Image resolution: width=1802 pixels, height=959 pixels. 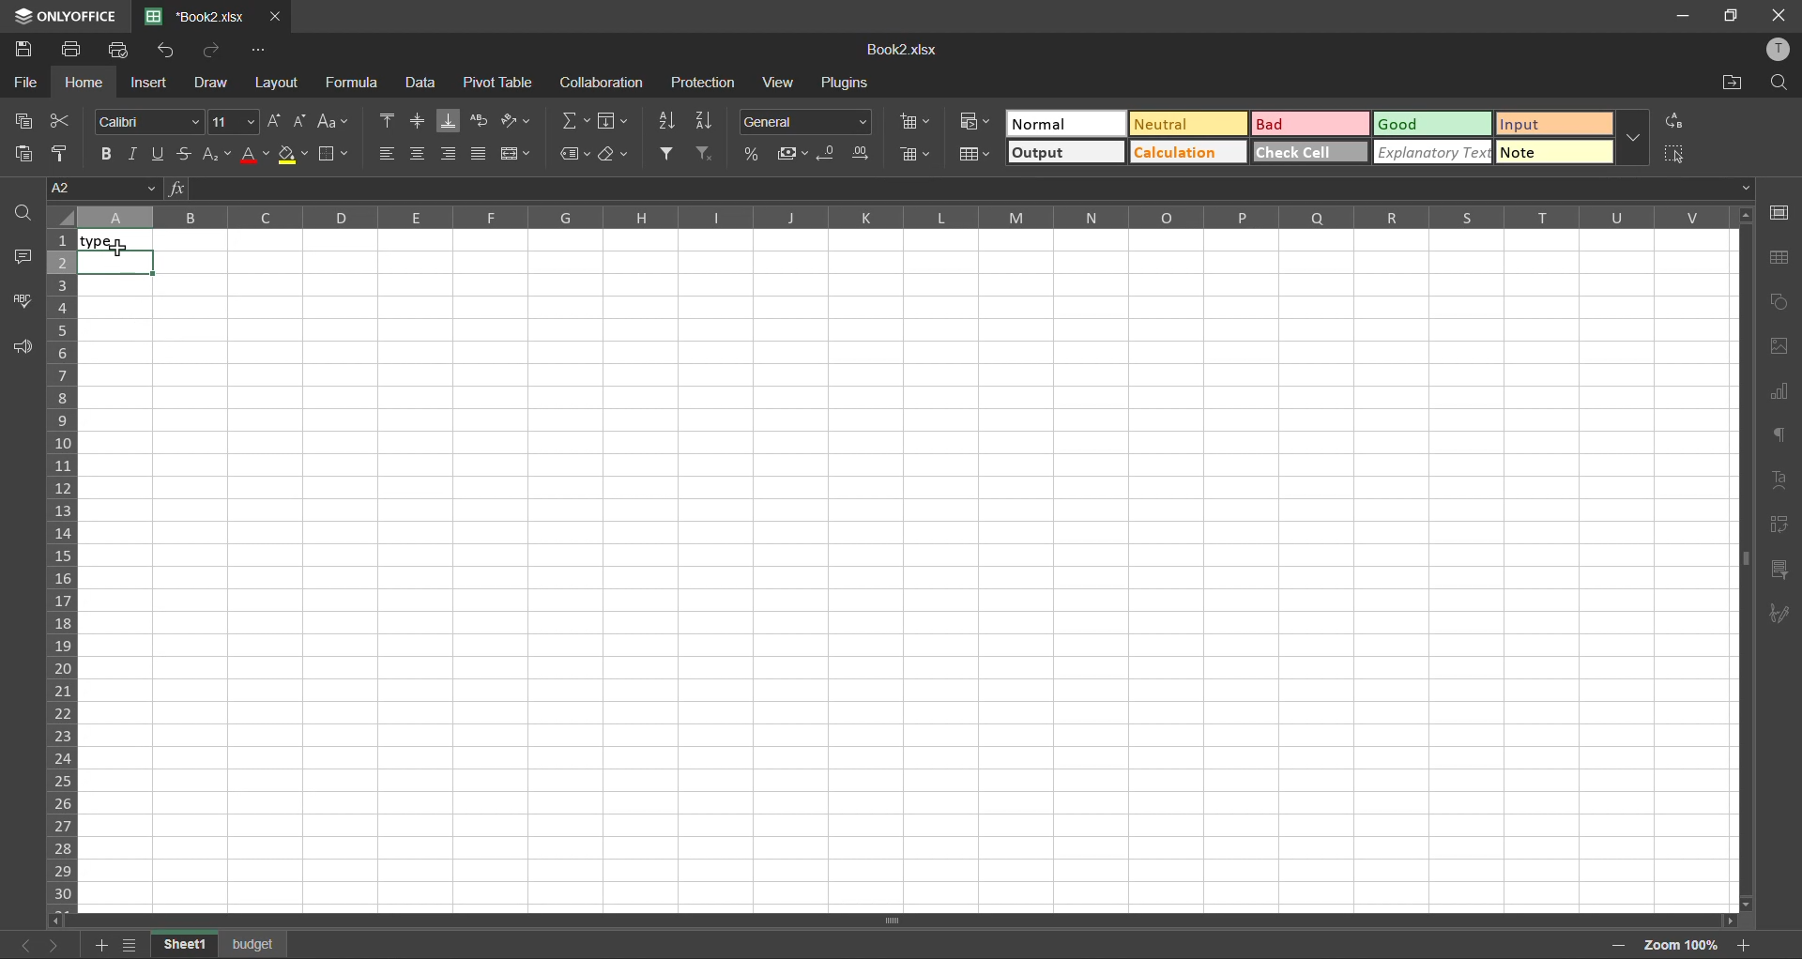 What do you see at coordinates (1781, 305) in the screenshot?
I see `shapes` at bounding box center [1781, 305].